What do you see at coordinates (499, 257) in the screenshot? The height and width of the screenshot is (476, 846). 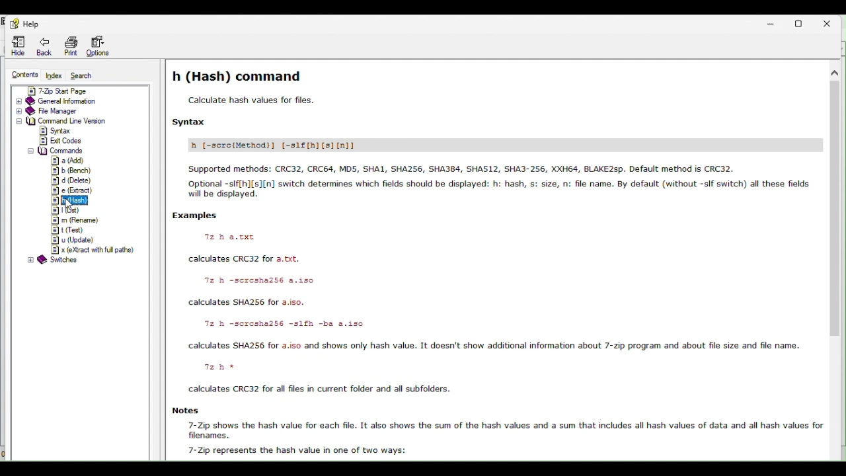 I see `h(hash command ) help page` at bounding box center [499, 257].